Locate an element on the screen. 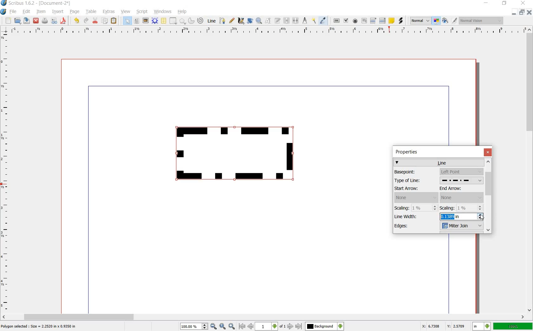  OPEN is located at coordinates (18, 21).